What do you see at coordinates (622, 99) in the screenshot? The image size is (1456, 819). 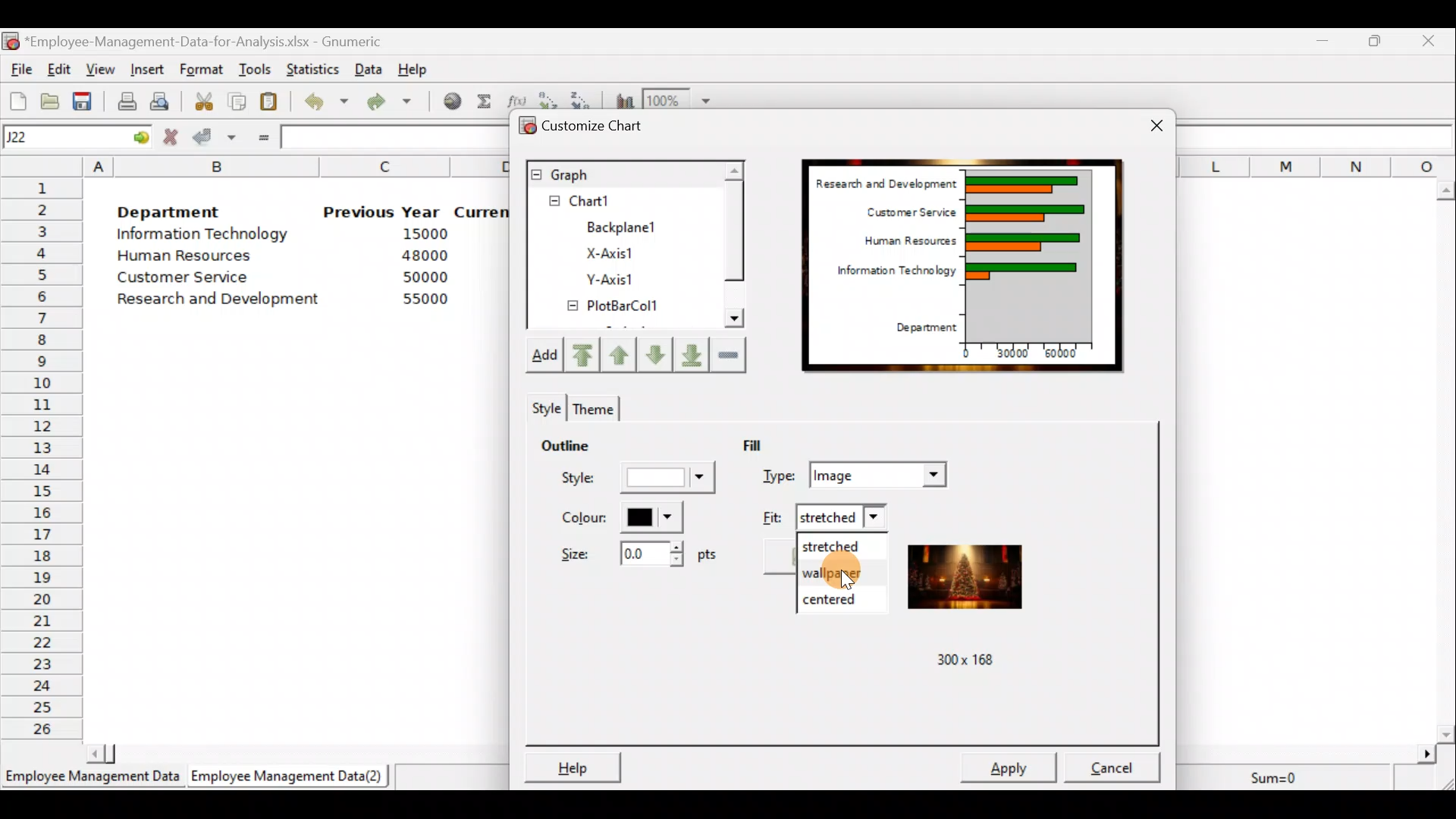 I see `Insert a chart` at bounding box center [622, 99].